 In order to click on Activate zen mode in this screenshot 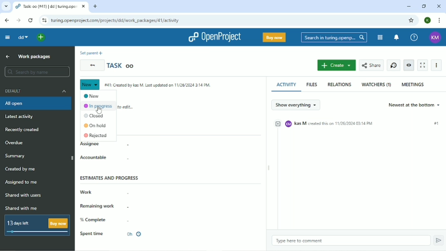, I will do `click(423, 65)`.